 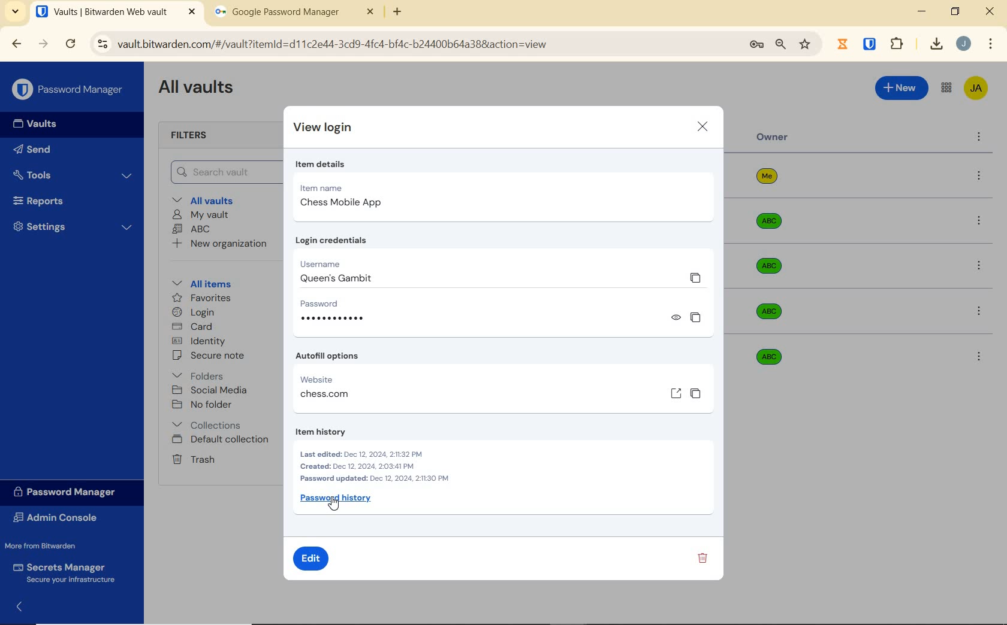 I want to click on ABC, so click(x=193, y=229).